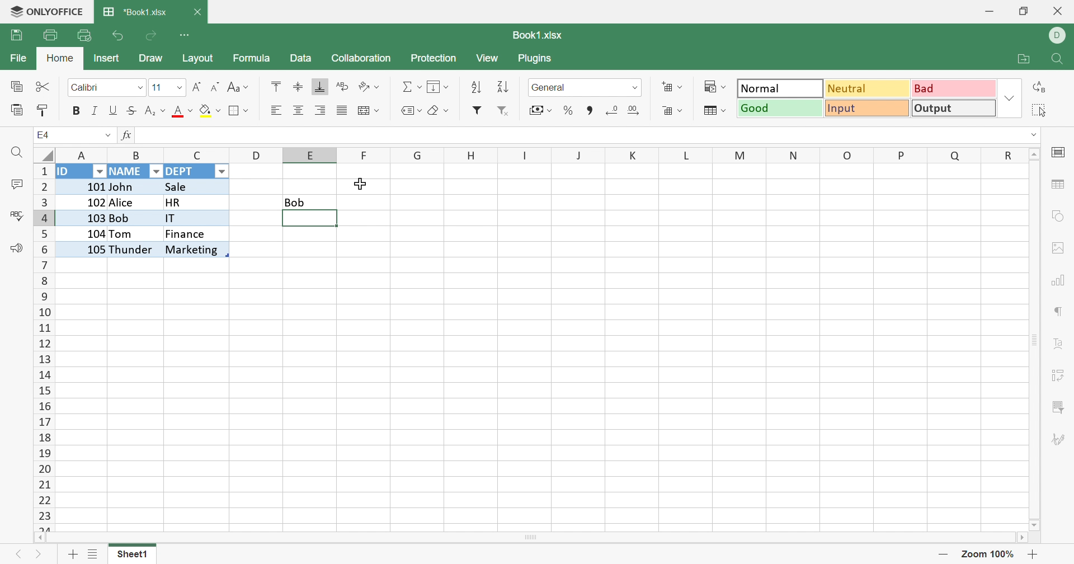  What do you see at coordinates (437, 86) in the screenshot?
I see `Fill` at bounding box center [437, 86].